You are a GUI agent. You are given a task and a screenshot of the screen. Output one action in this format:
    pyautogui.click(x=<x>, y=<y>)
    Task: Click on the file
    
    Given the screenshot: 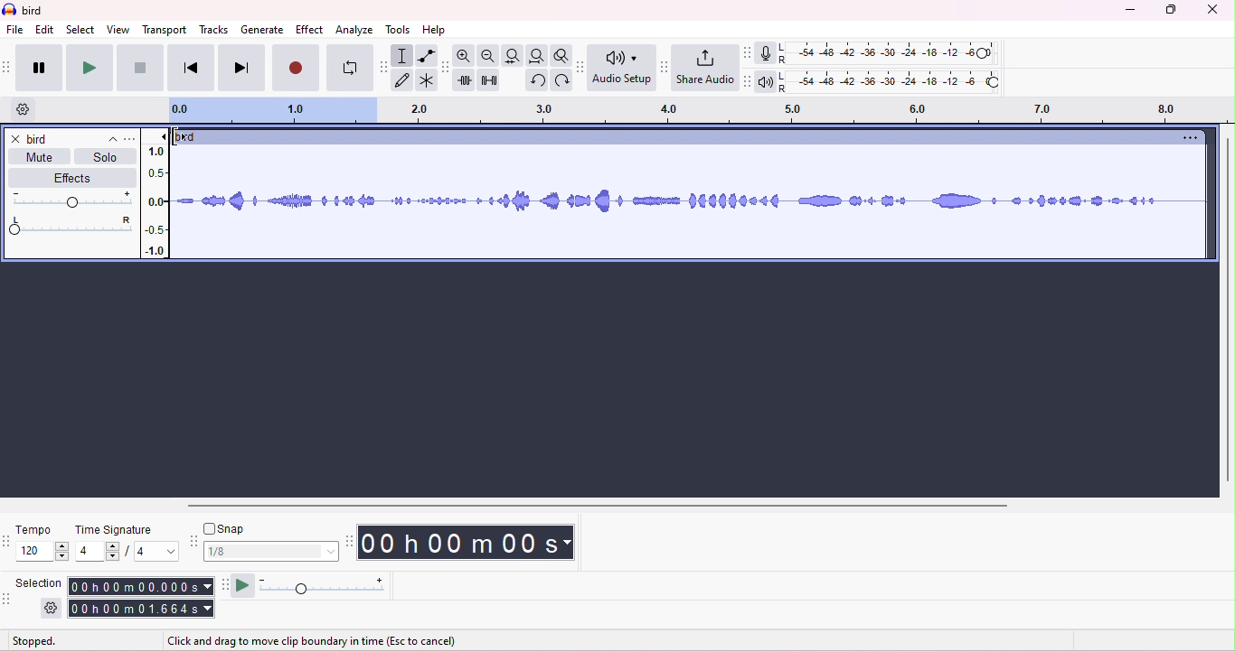 What is the action you would take?
    pyautogui.click(x=15, y=31)
    